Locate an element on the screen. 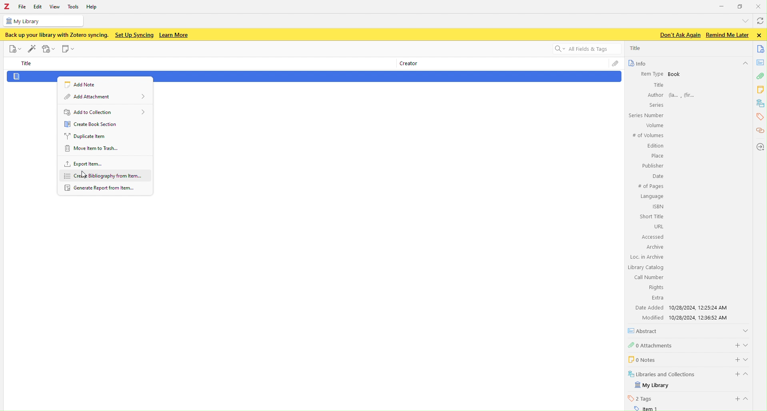  Edit is located at coordinates (37, 7).